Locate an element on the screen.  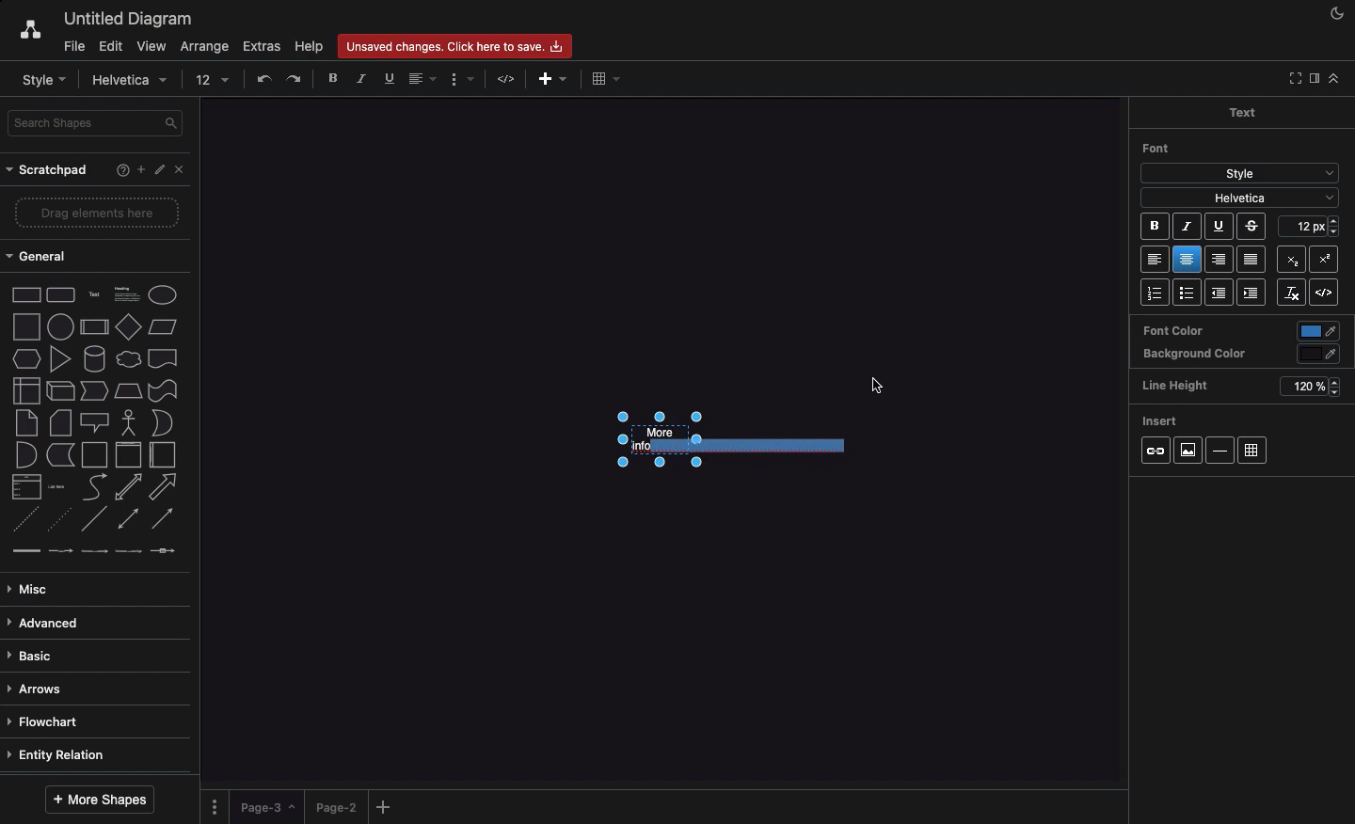
View is located at coordinates (150, 43).